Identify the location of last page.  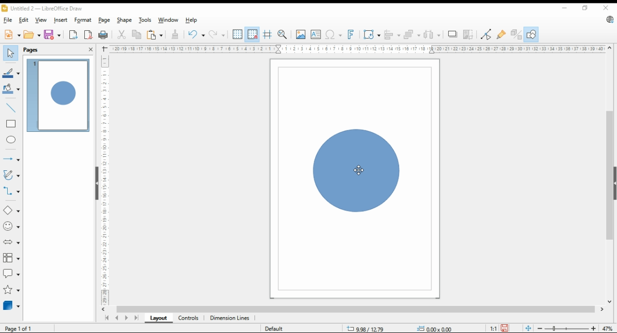
(135, 318).